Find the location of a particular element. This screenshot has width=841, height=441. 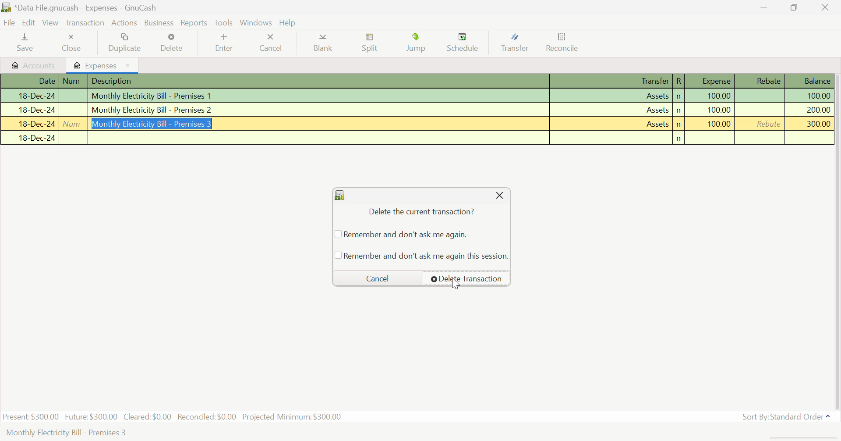

Split is located at coordinates (370, 44).